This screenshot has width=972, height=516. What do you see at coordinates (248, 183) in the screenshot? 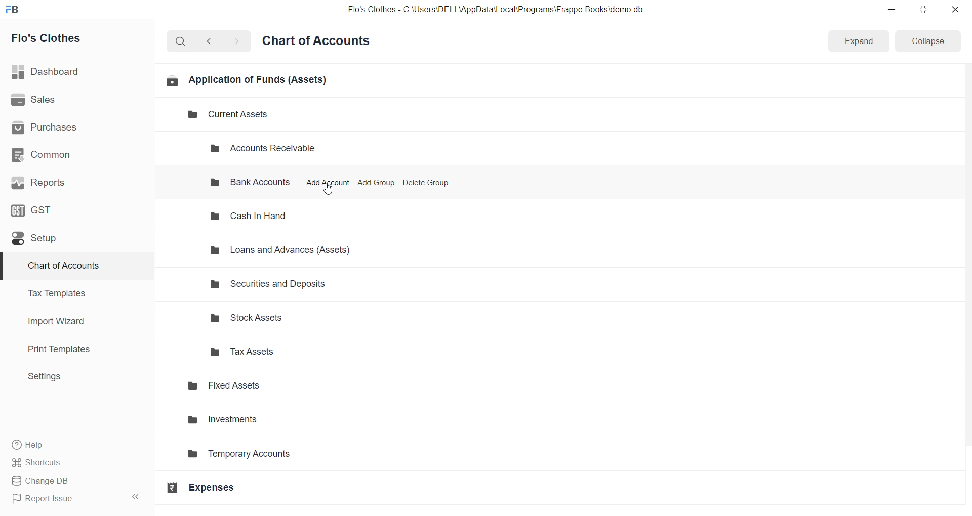
I see `Bank Accounts` at bounding box center [248, 183].